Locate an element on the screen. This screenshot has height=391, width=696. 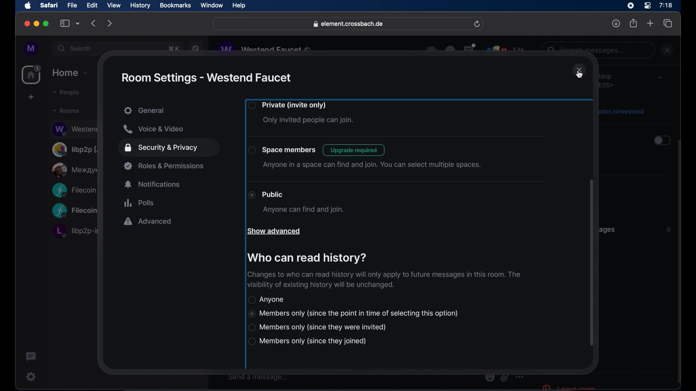
history is located at coordinates (140, 6).